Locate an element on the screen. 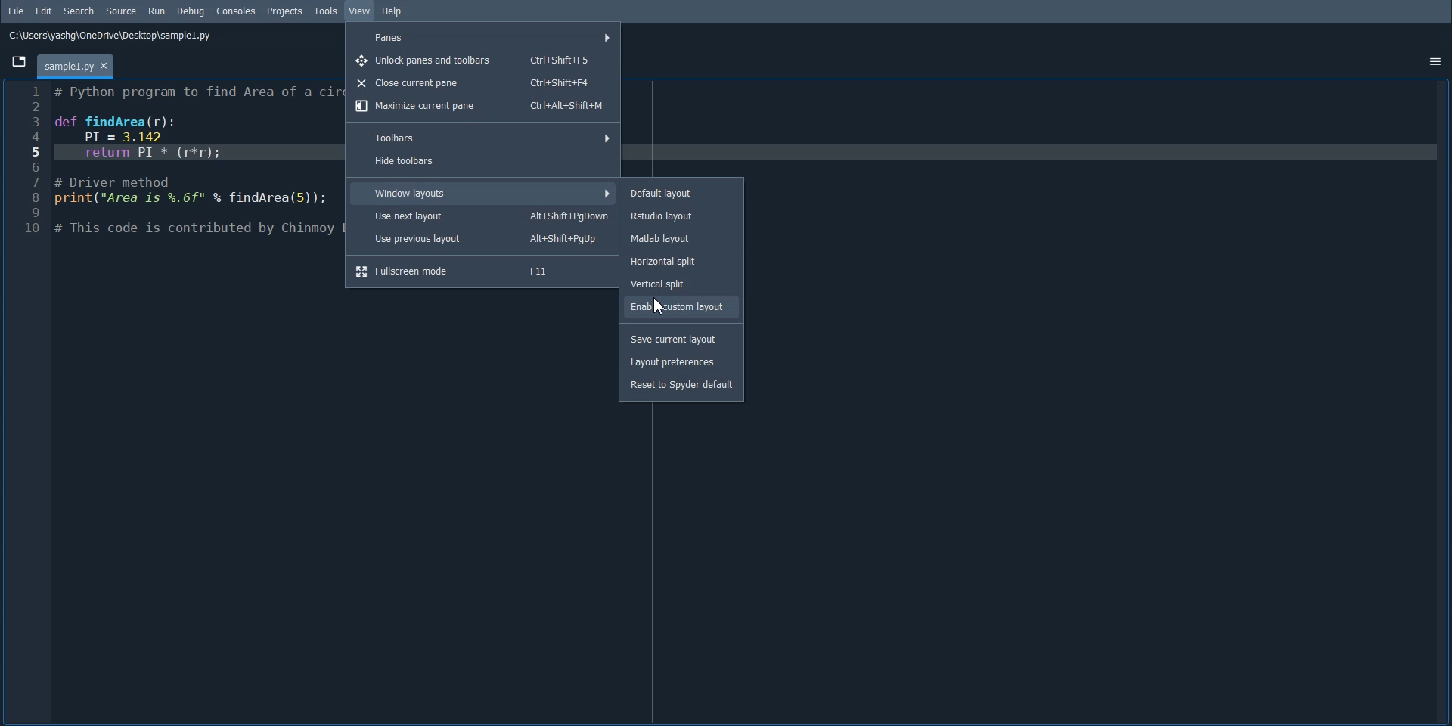  Window layout is located at coordinates (484, 193).